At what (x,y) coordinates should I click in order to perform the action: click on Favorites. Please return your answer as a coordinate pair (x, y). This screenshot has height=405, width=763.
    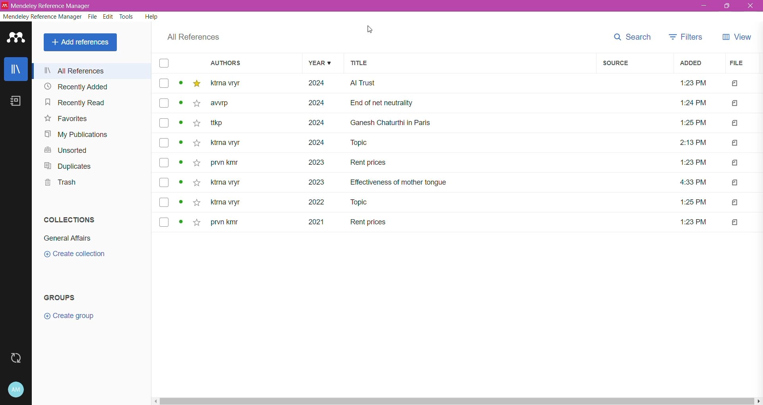
    Looking at the image, I should click on (64, 119).